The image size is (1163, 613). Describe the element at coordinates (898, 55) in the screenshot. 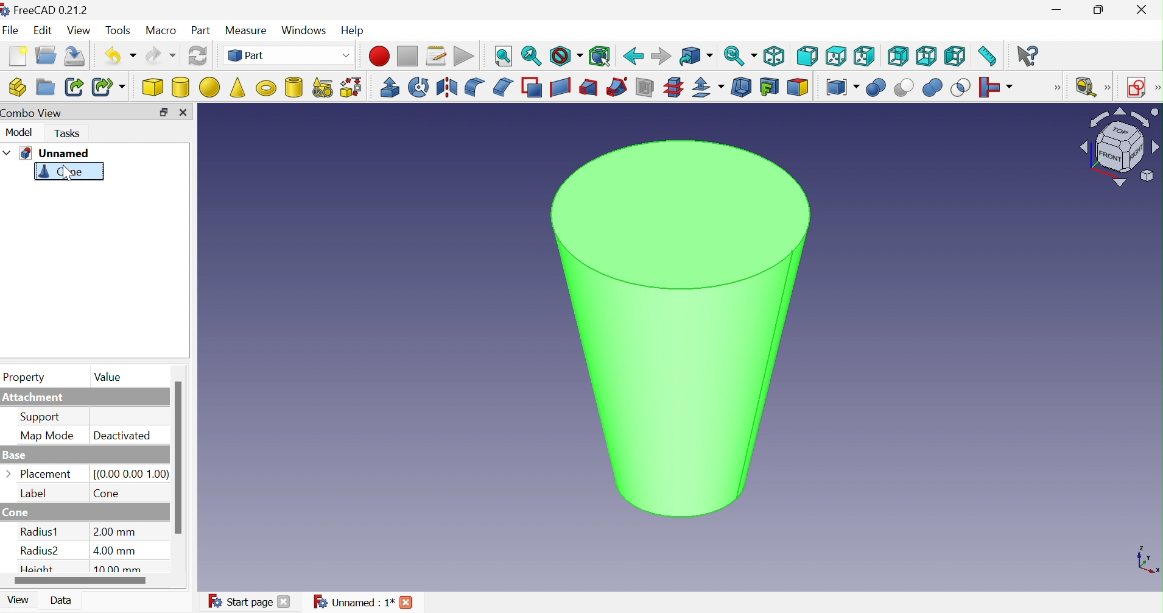

I see `Rear` at that location.